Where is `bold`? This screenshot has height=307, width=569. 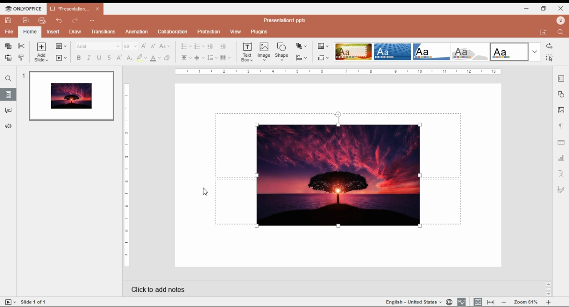 bold is located at coordinates (79, 57).